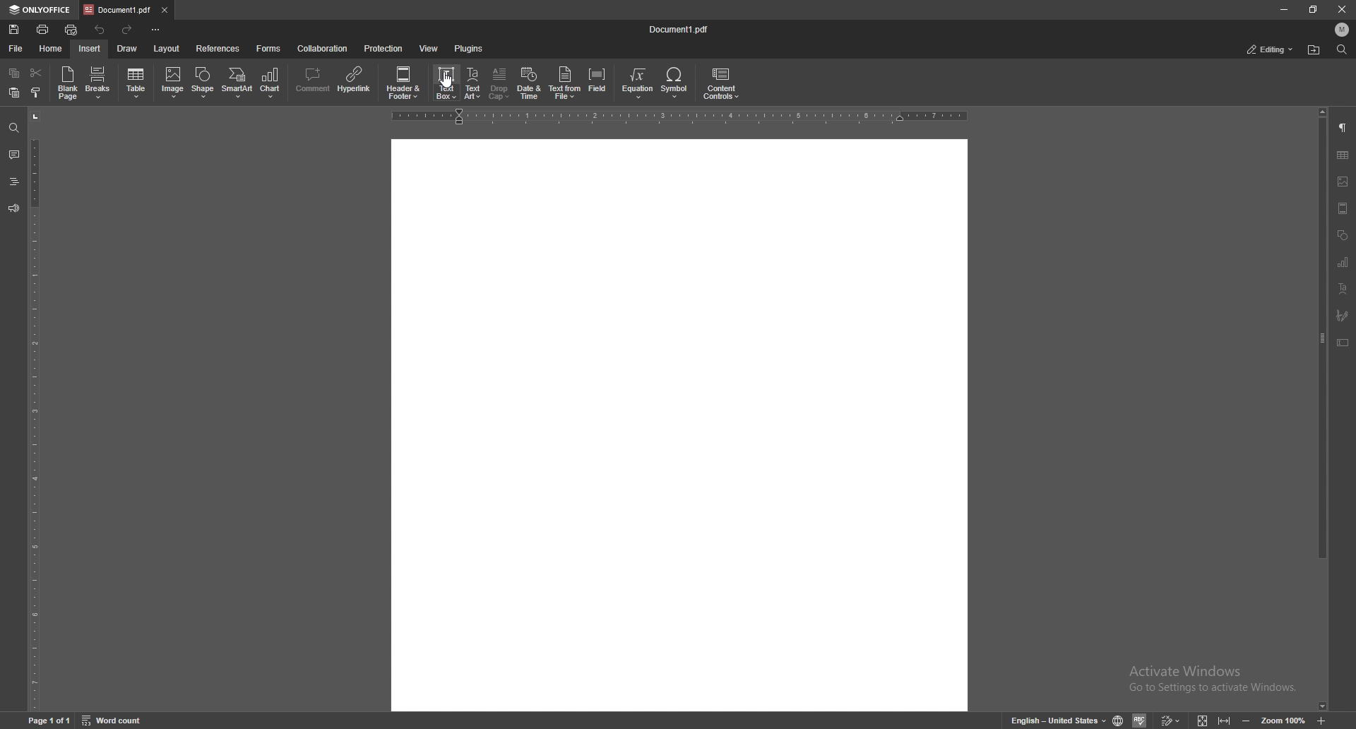  I want to click on status, so click(1271, 49).